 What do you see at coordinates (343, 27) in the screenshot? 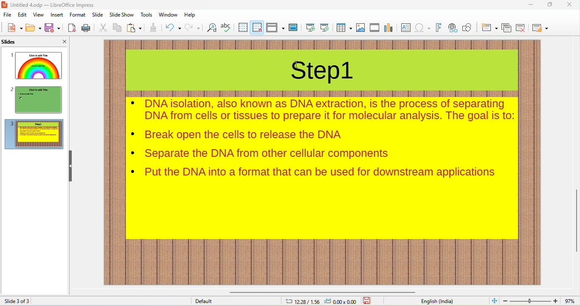
I see `table` at bounding box center [343, 27].